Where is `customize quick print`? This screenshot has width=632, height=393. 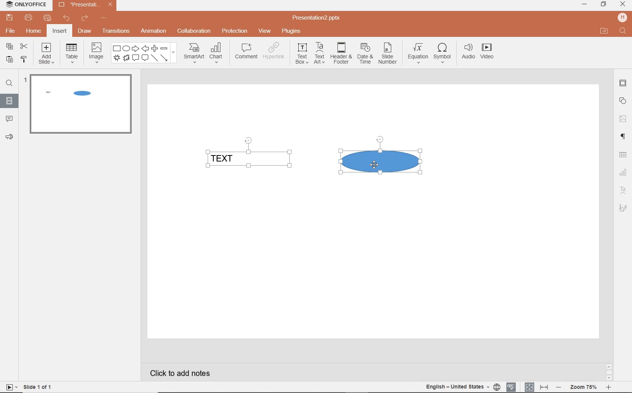
customize quick print is located at coordinates (46, 18).